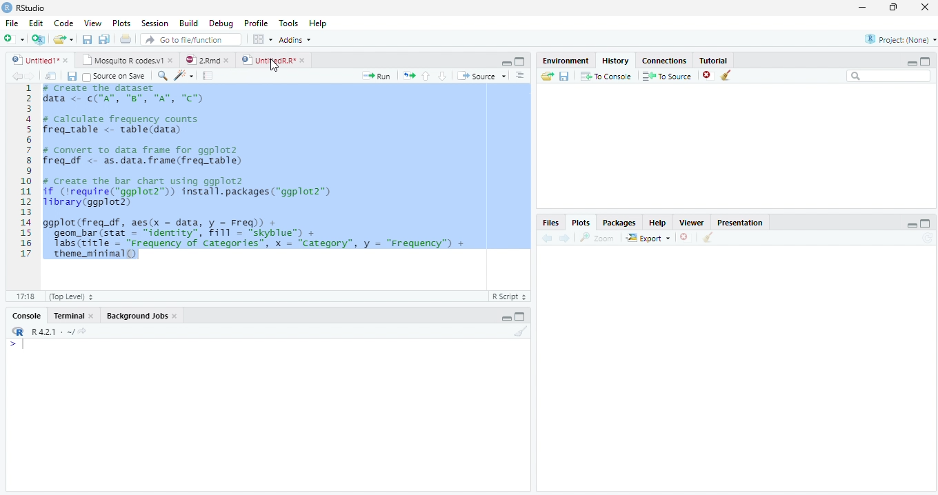  Describe the element at coordinates (72, 76) in the screenshot. I see `Save` at that location.